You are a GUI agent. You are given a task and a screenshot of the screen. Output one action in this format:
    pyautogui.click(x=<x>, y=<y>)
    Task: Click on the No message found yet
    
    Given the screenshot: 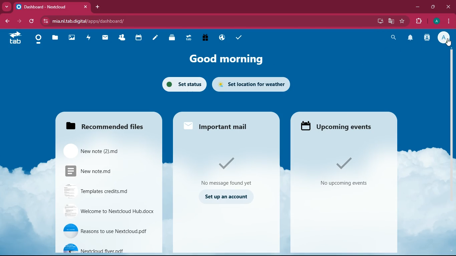 What is the action you would take?
    pyautogui.click(x=226, y=183)
    